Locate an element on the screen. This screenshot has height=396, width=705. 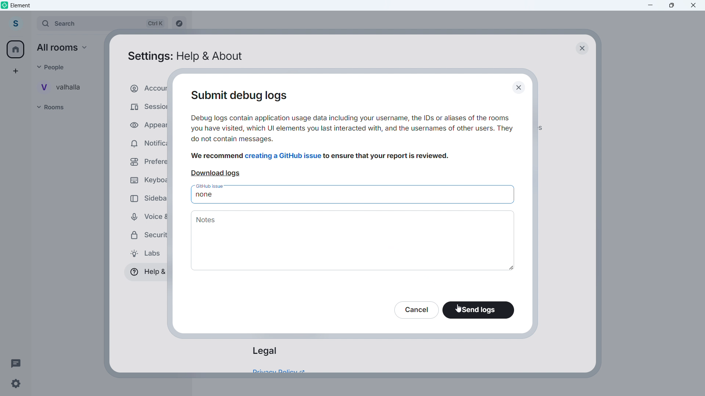
none is located at coordinates (204, 195).